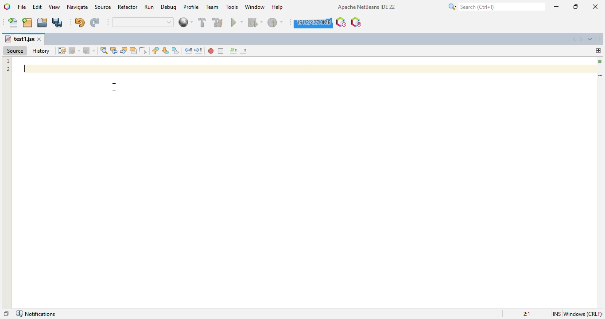  What do you see at coordinates (156, 51) in the screenshot?
I see `previous bookmark` at bounding box center [156, 51].